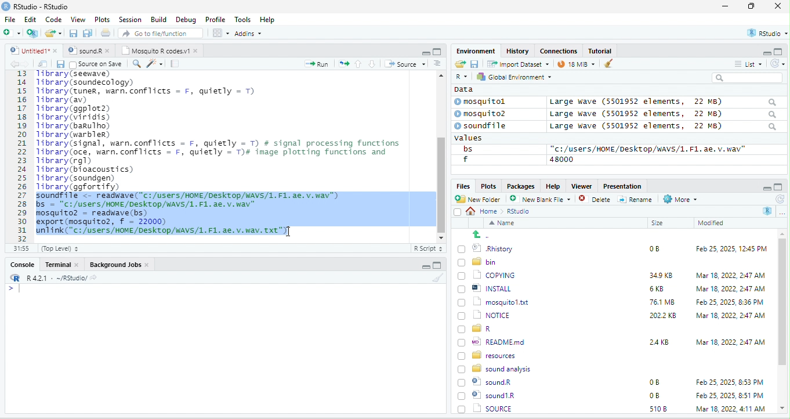  I want to click on f, so click(465, 160).